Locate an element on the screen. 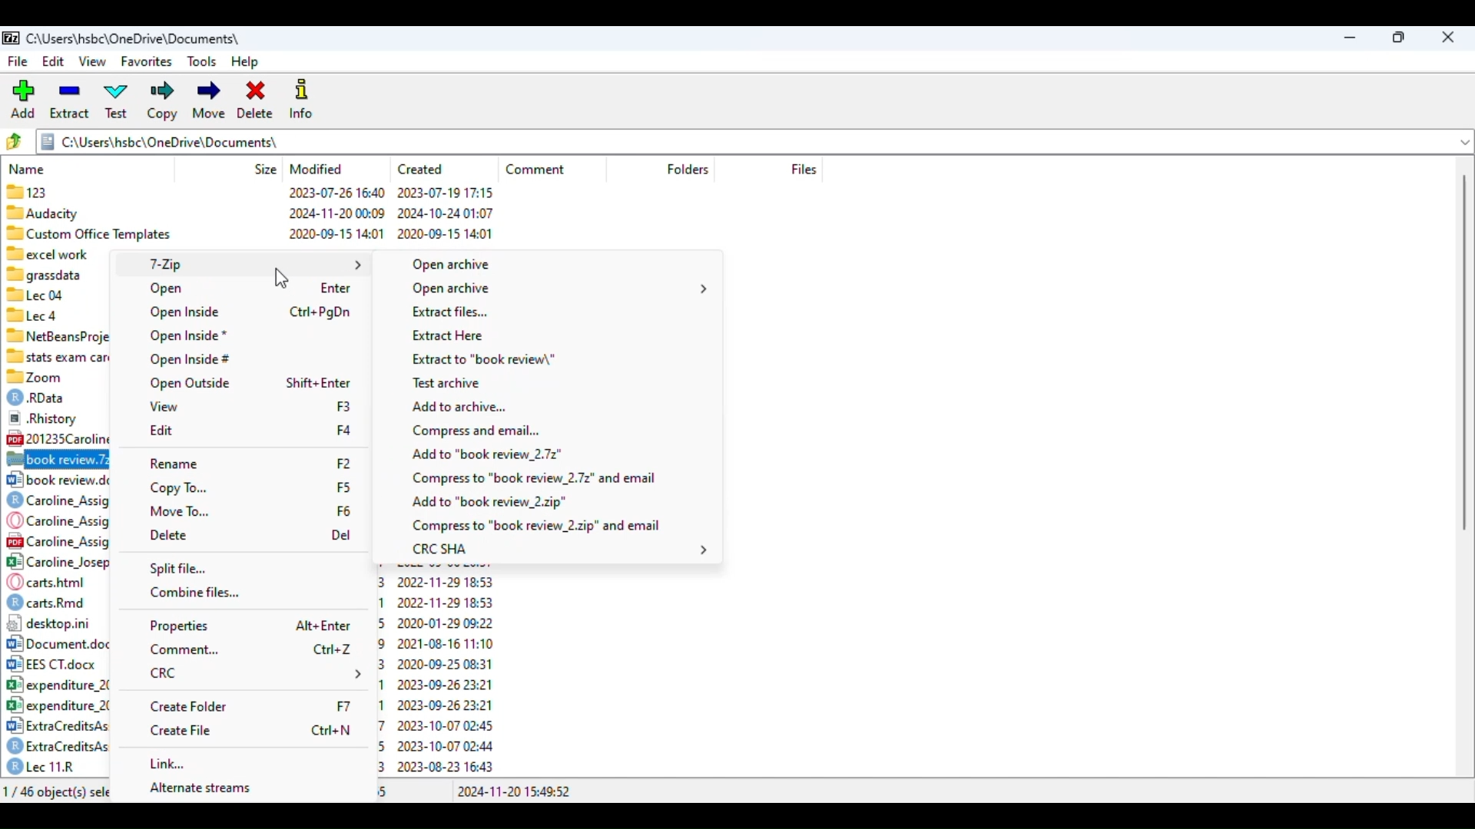 This screenshot has height=829, width=1475. shortcut for properties is located at coordinates (323, 626).